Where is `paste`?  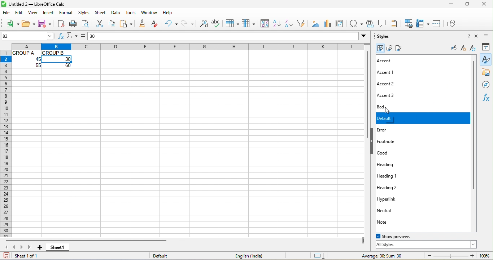 paste is located at coordinates (127, 24).